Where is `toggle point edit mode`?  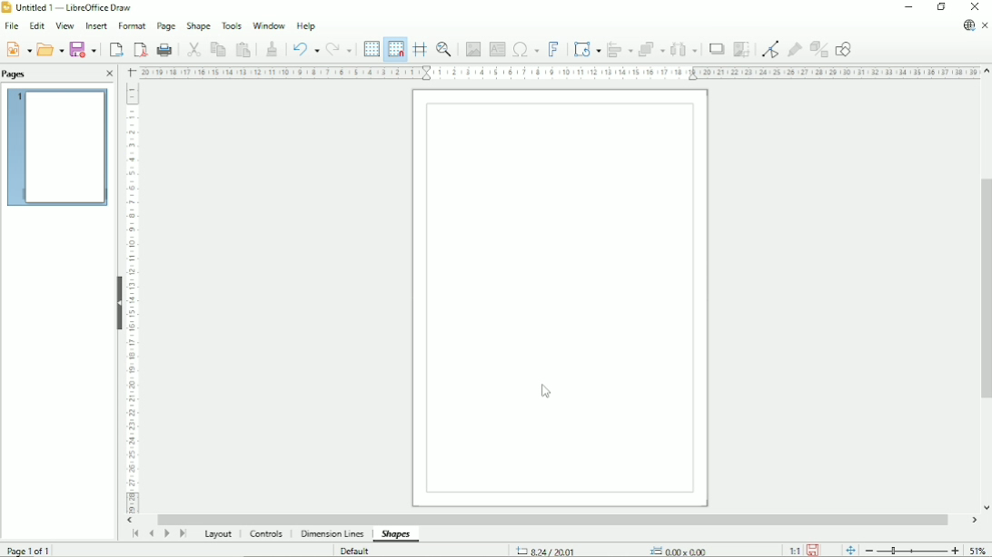
toggle point edit mode is located at coordinates (769, 49).